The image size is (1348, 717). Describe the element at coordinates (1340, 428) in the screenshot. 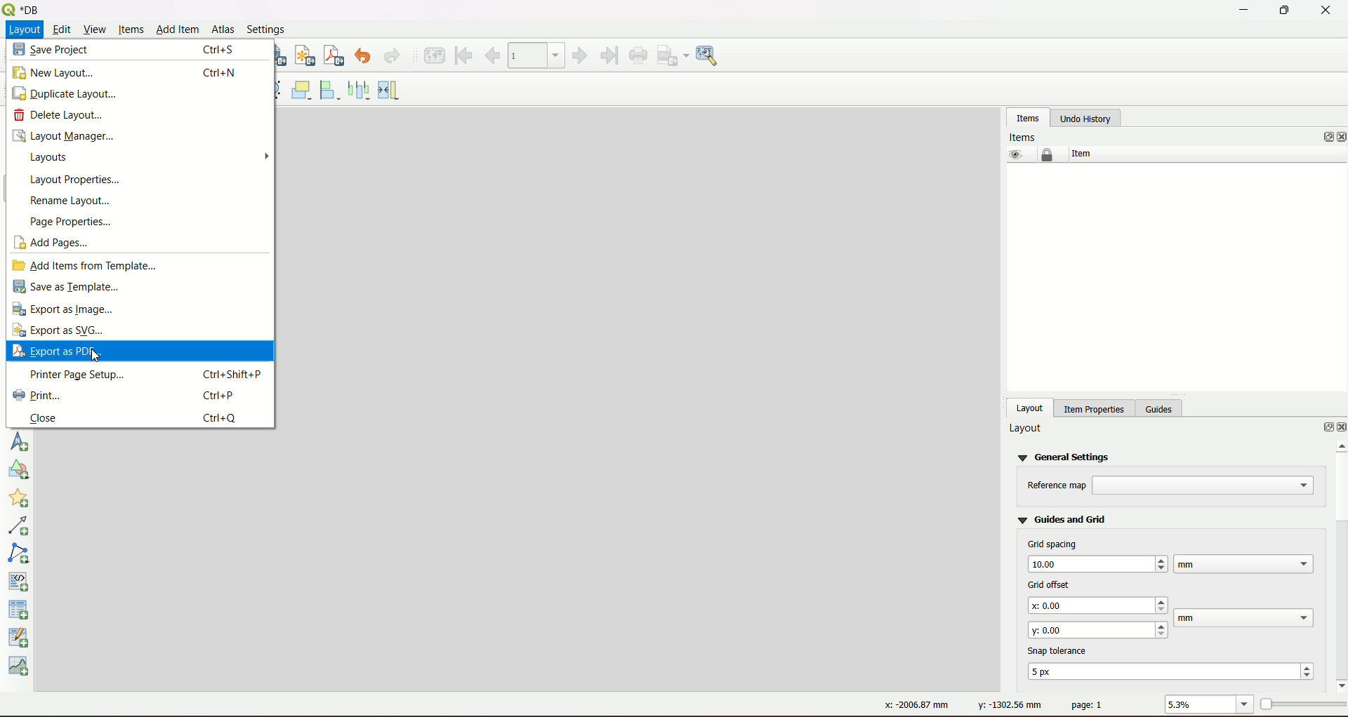

I see `close` at that location.